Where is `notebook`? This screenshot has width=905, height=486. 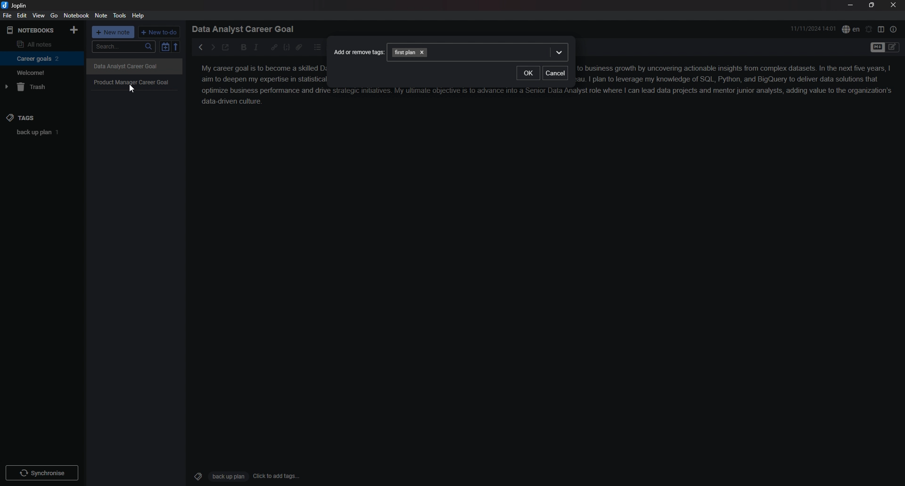
notebook is located at coordinates (76, 15).